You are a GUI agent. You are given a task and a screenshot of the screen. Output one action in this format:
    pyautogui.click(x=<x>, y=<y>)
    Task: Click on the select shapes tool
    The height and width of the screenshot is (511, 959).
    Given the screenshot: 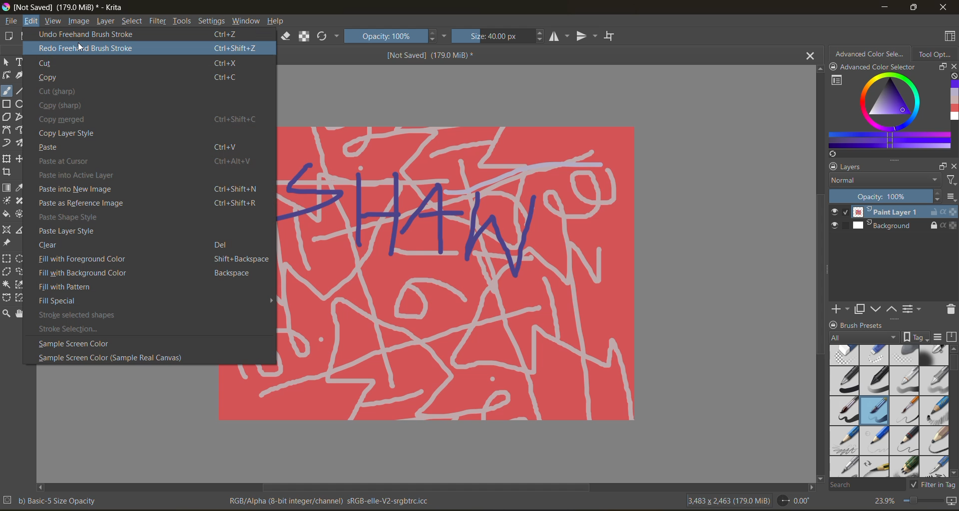 What is the action you would take?
    pyautogui.click(x=6, y=62)
    